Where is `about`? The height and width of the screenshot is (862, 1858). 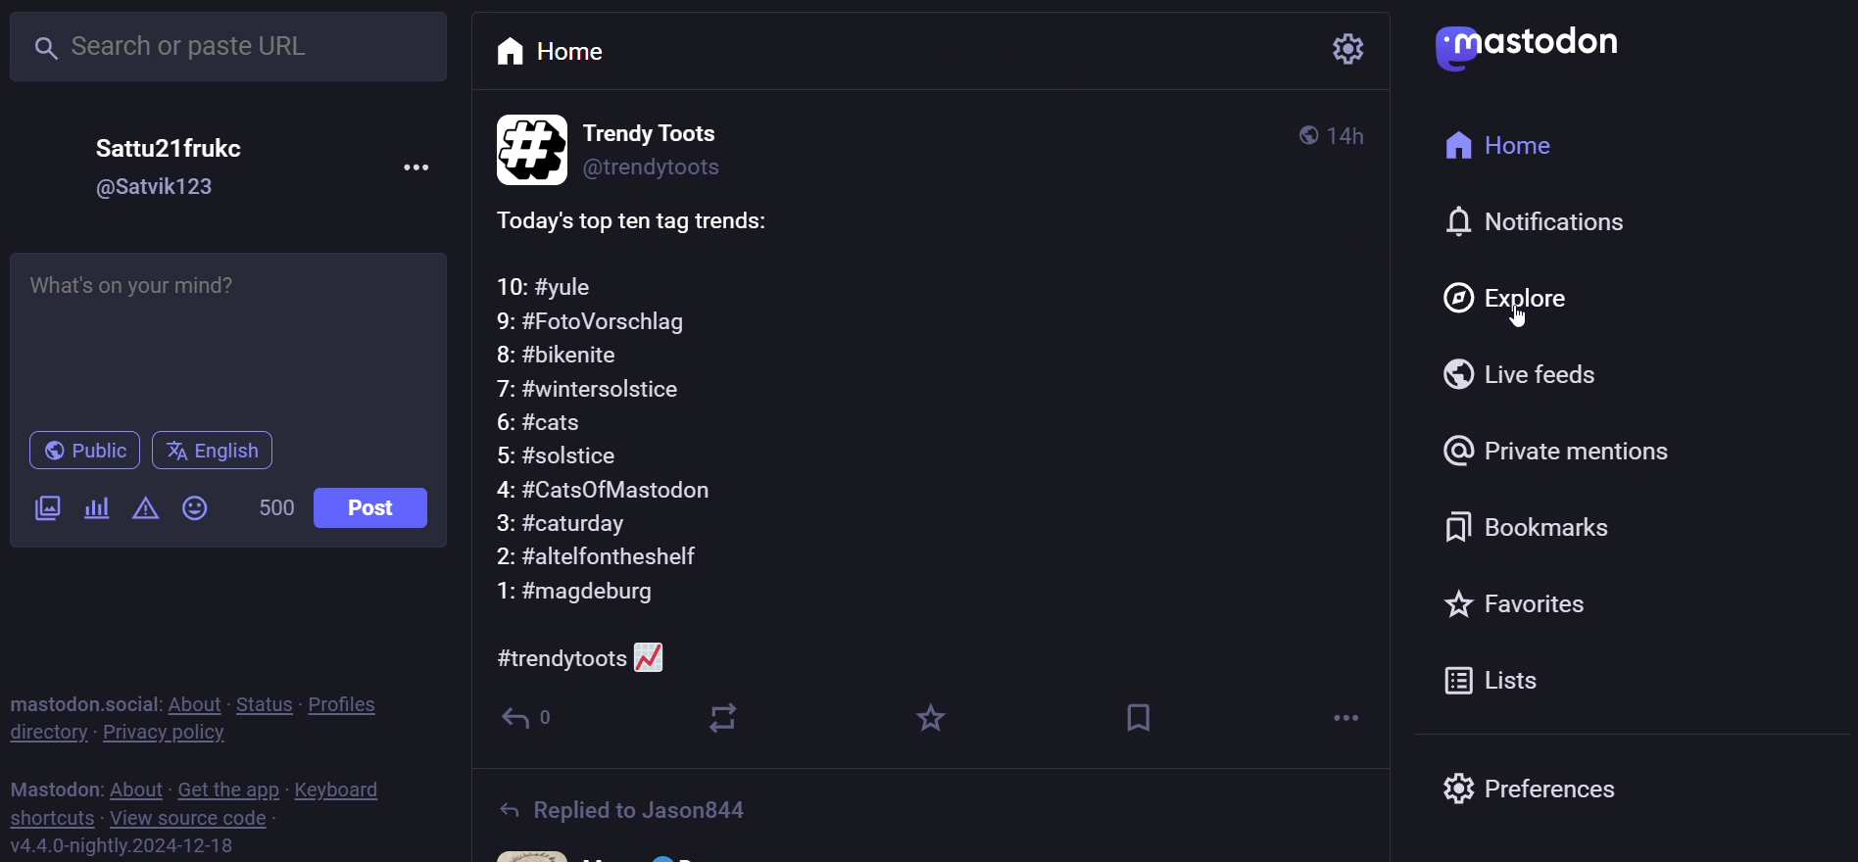
about is located at coordinates (193, 703).